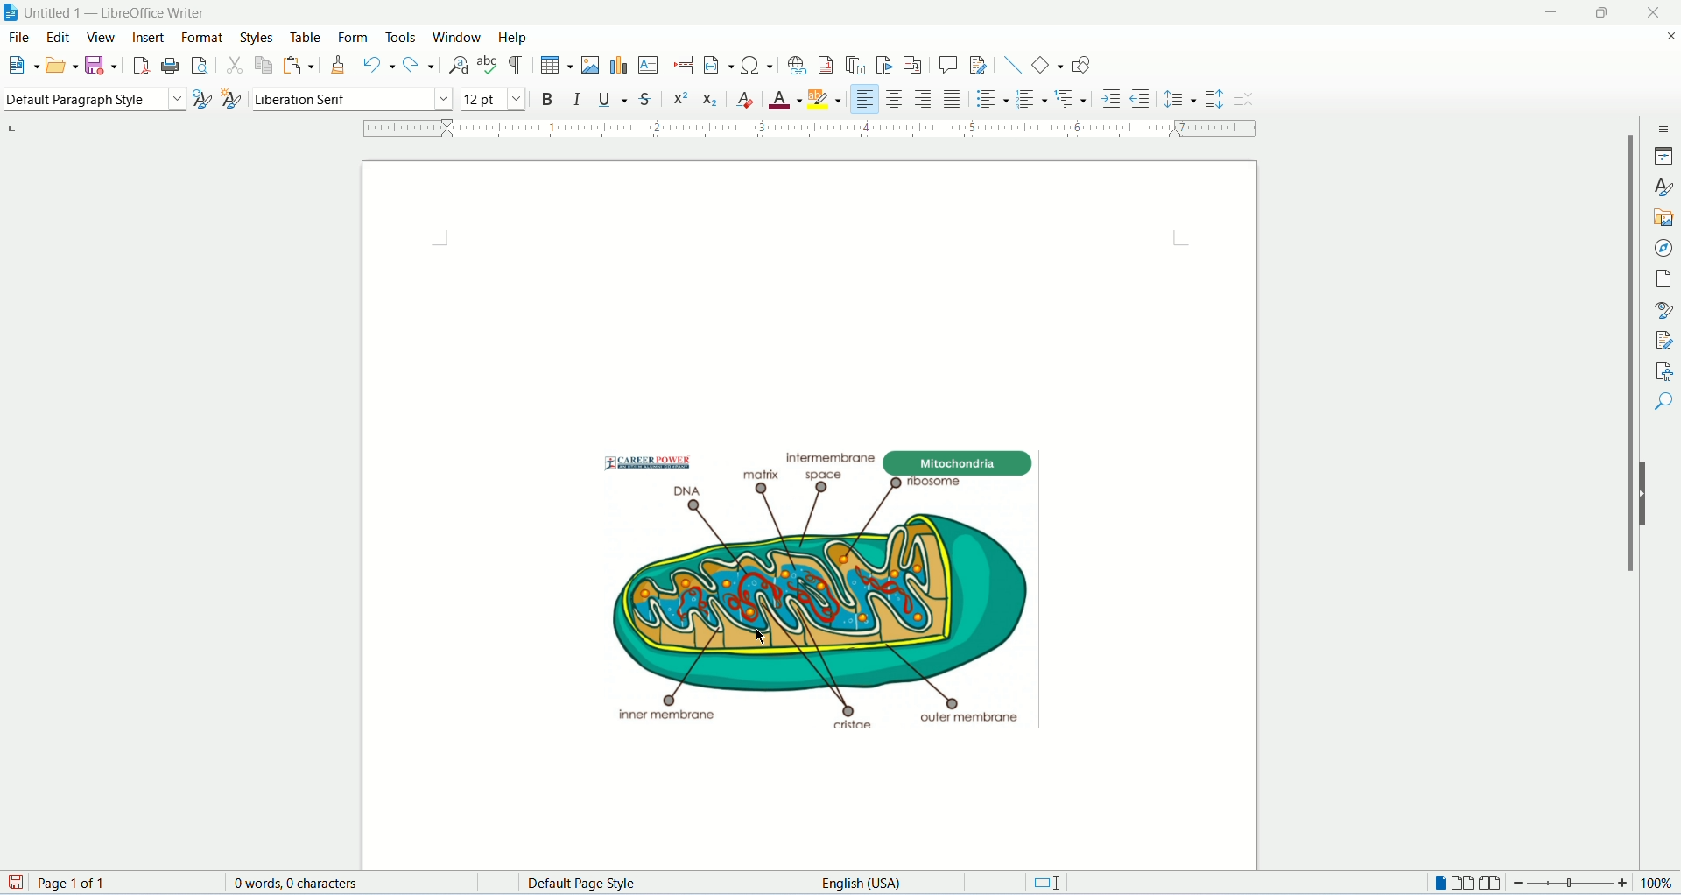 This screenshot has width=1681, height=895. What do you see at coordinates (1048, 884) in the screenshot?
I see `standard selection` at bounding box center [1048, 884].